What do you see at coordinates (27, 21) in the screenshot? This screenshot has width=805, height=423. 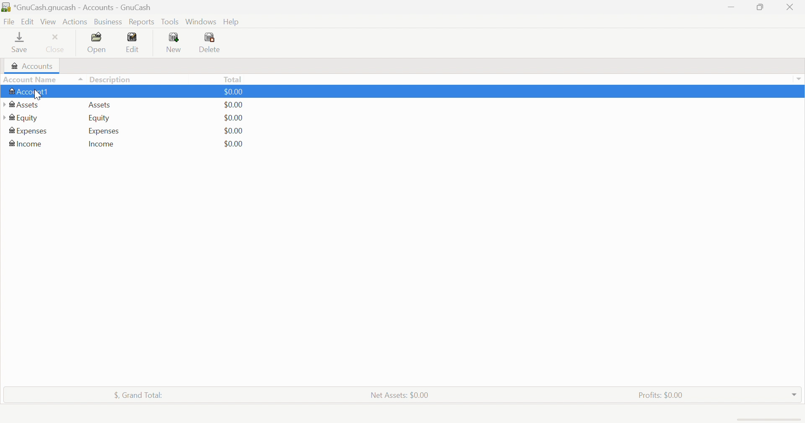 I see `Edit` at bounding box center [27, 21].